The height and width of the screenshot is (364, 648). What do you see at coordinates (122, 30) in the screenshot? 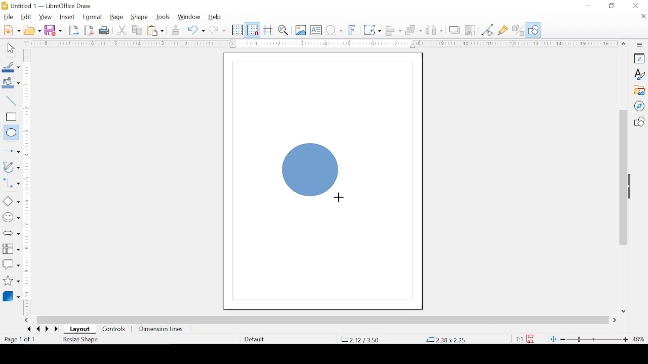
I see `cut` at bounding box center [122, 30].